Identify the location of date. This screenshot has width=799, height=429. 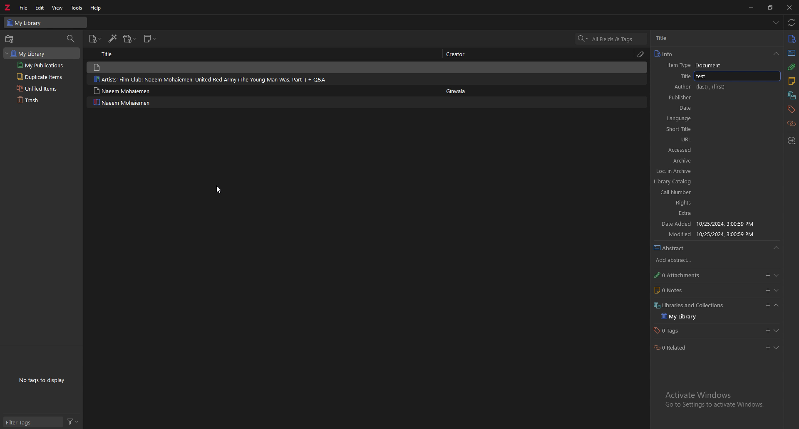
(676, 182).